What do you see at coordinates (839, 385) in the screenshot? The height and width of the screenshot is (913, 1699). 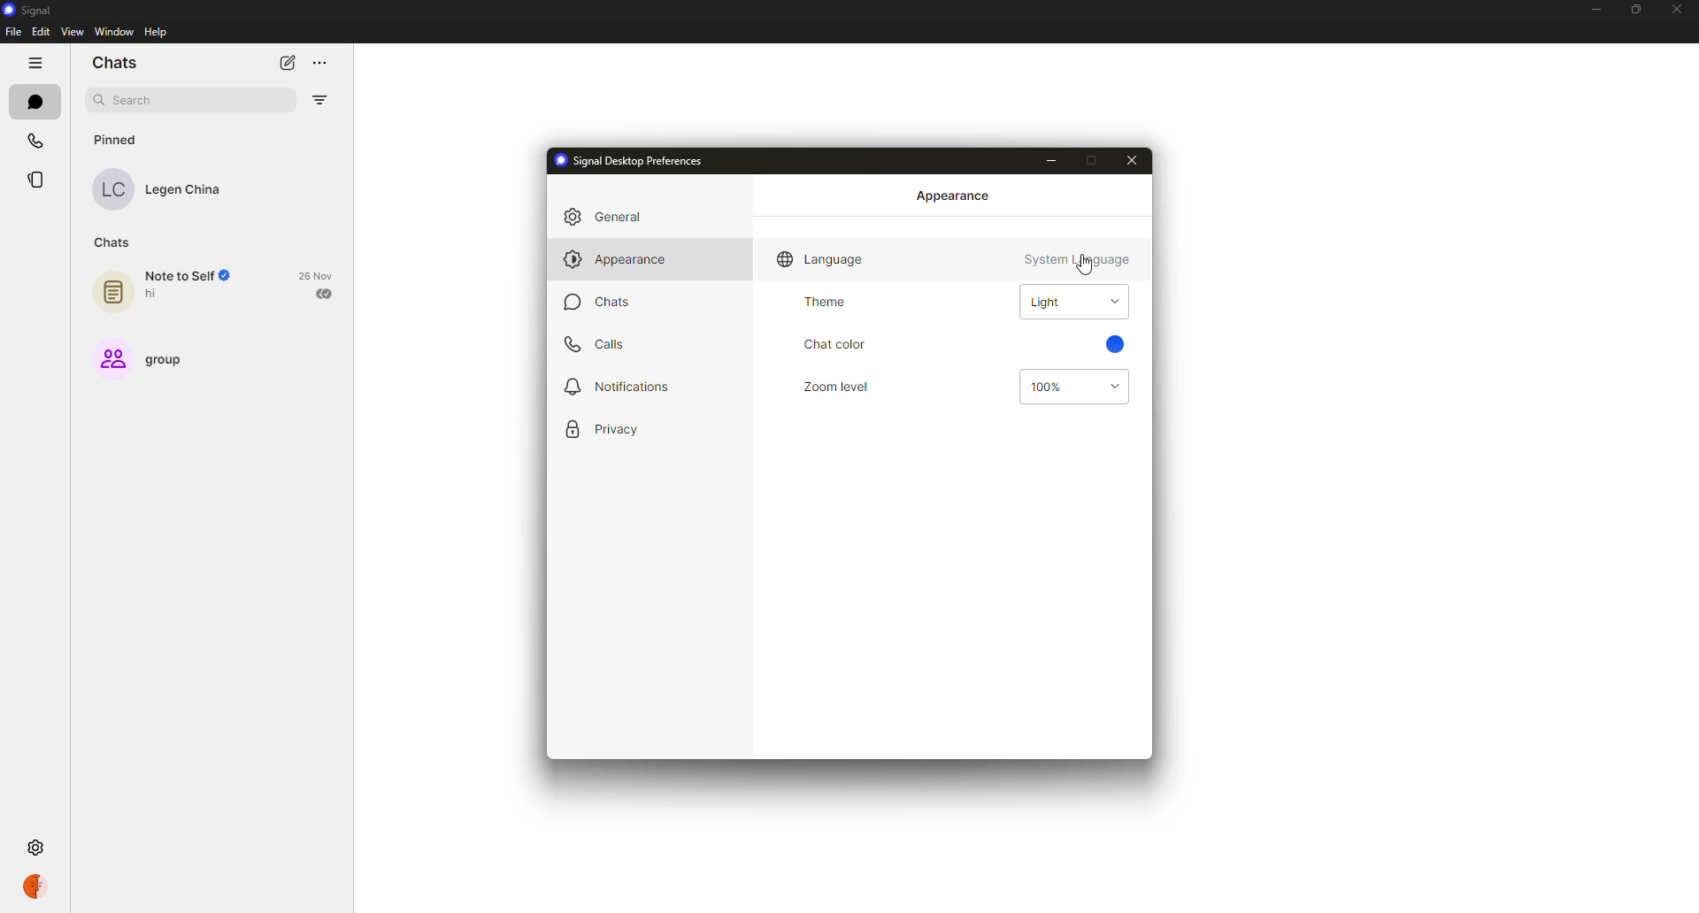 I see `zoom level` at bounding box center [839, 385].